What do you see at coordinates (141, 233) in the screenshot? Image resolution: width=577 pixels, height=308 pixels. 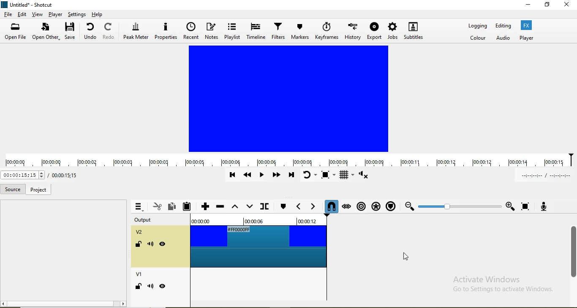 I see `v2` at bounding box center [141, 233].